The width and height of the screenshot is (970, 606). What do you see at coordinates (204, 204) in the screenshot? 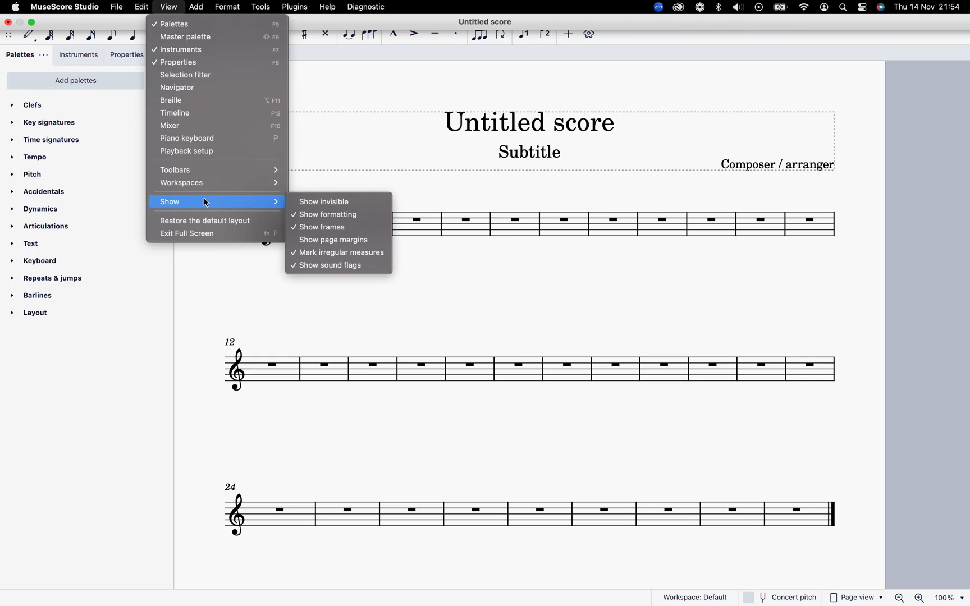
I see `cursor` at bounding box center [204, 204].